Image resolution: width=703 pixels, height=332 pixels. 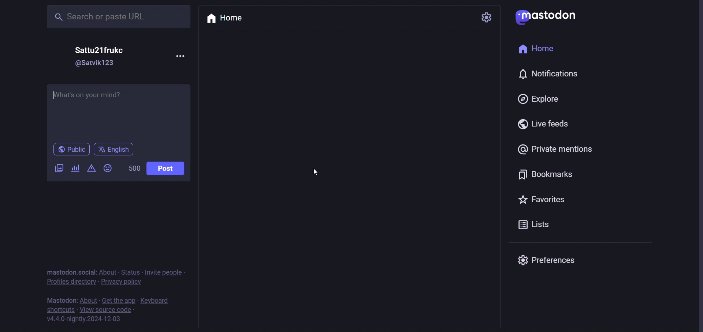 What do you see at coordinates (313, 173) in the screenshot?
I see `Cursor` at bounding box center [313, 173].